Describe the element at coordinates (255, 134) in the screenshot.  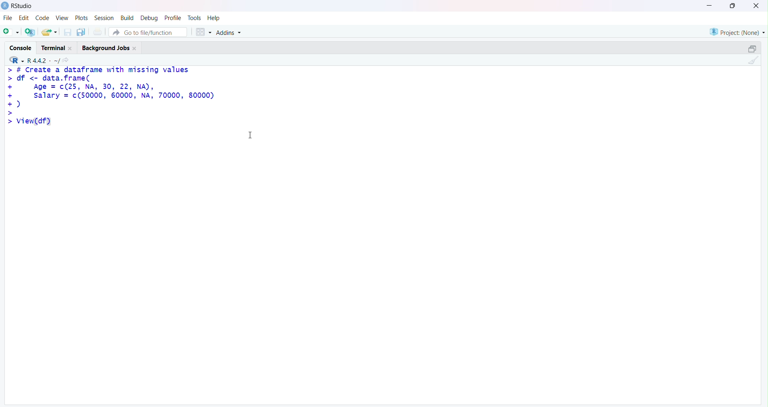
I see `Text cursor` at that location.